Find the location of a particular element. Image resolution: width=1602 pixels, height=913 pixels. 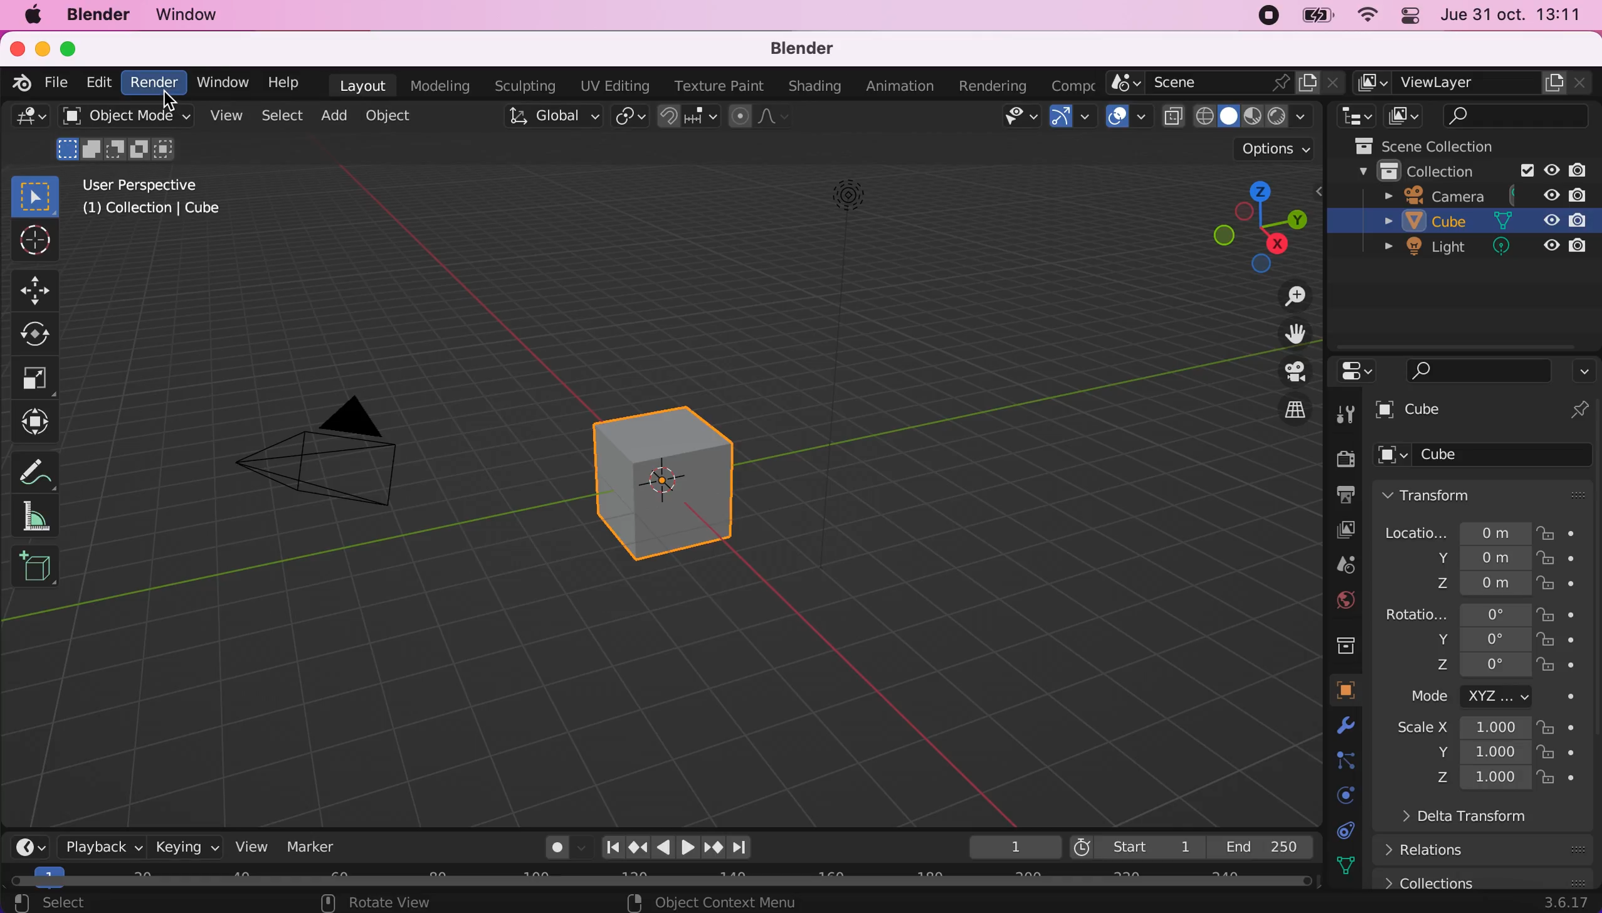

texture paint is located at coordinates (719, 87).